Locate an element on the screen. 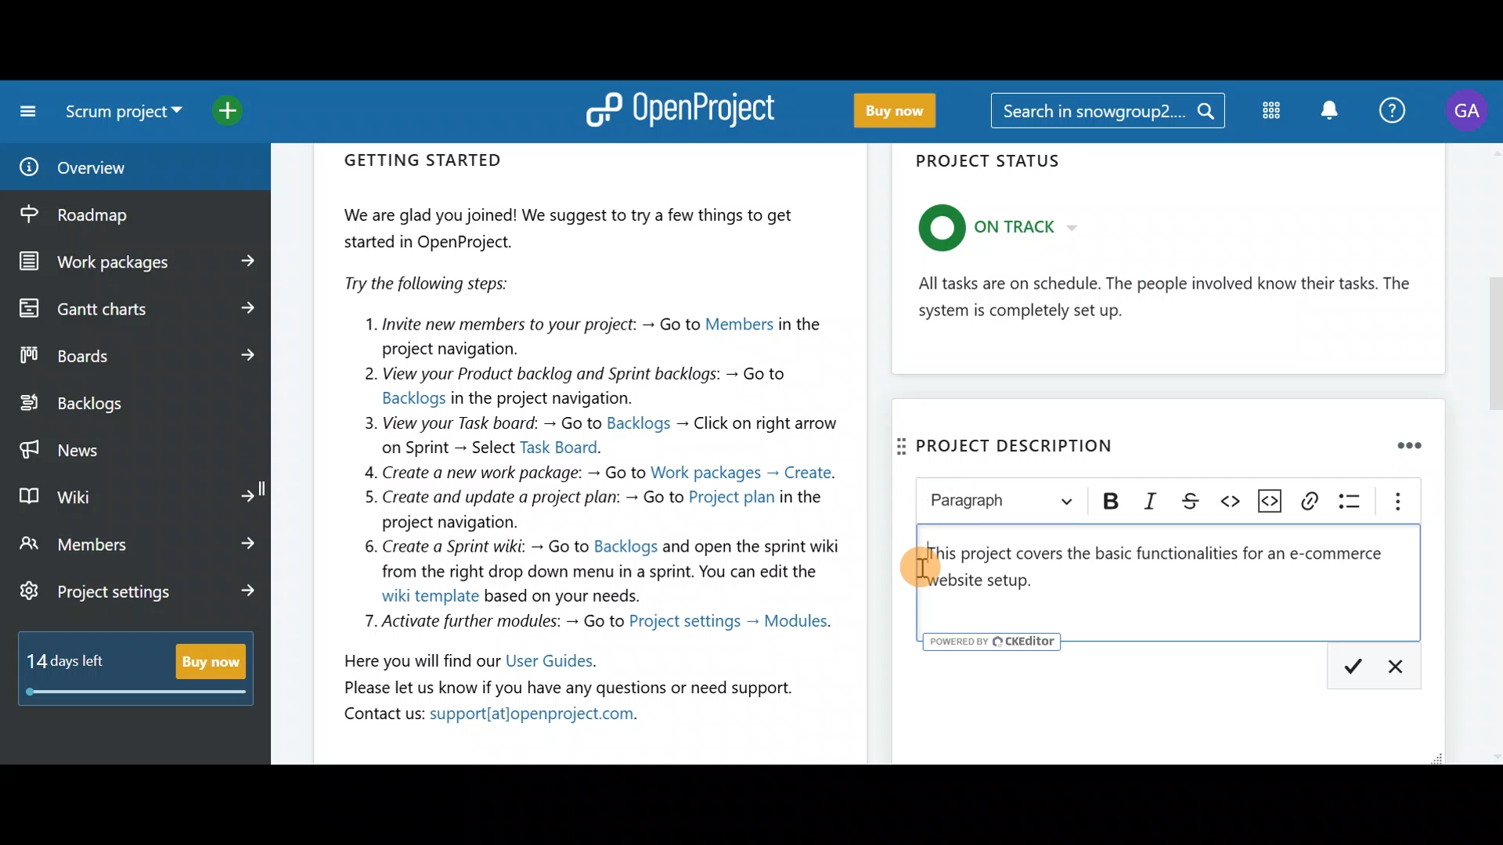  Gantt charts is located at coordinates (133, 307).